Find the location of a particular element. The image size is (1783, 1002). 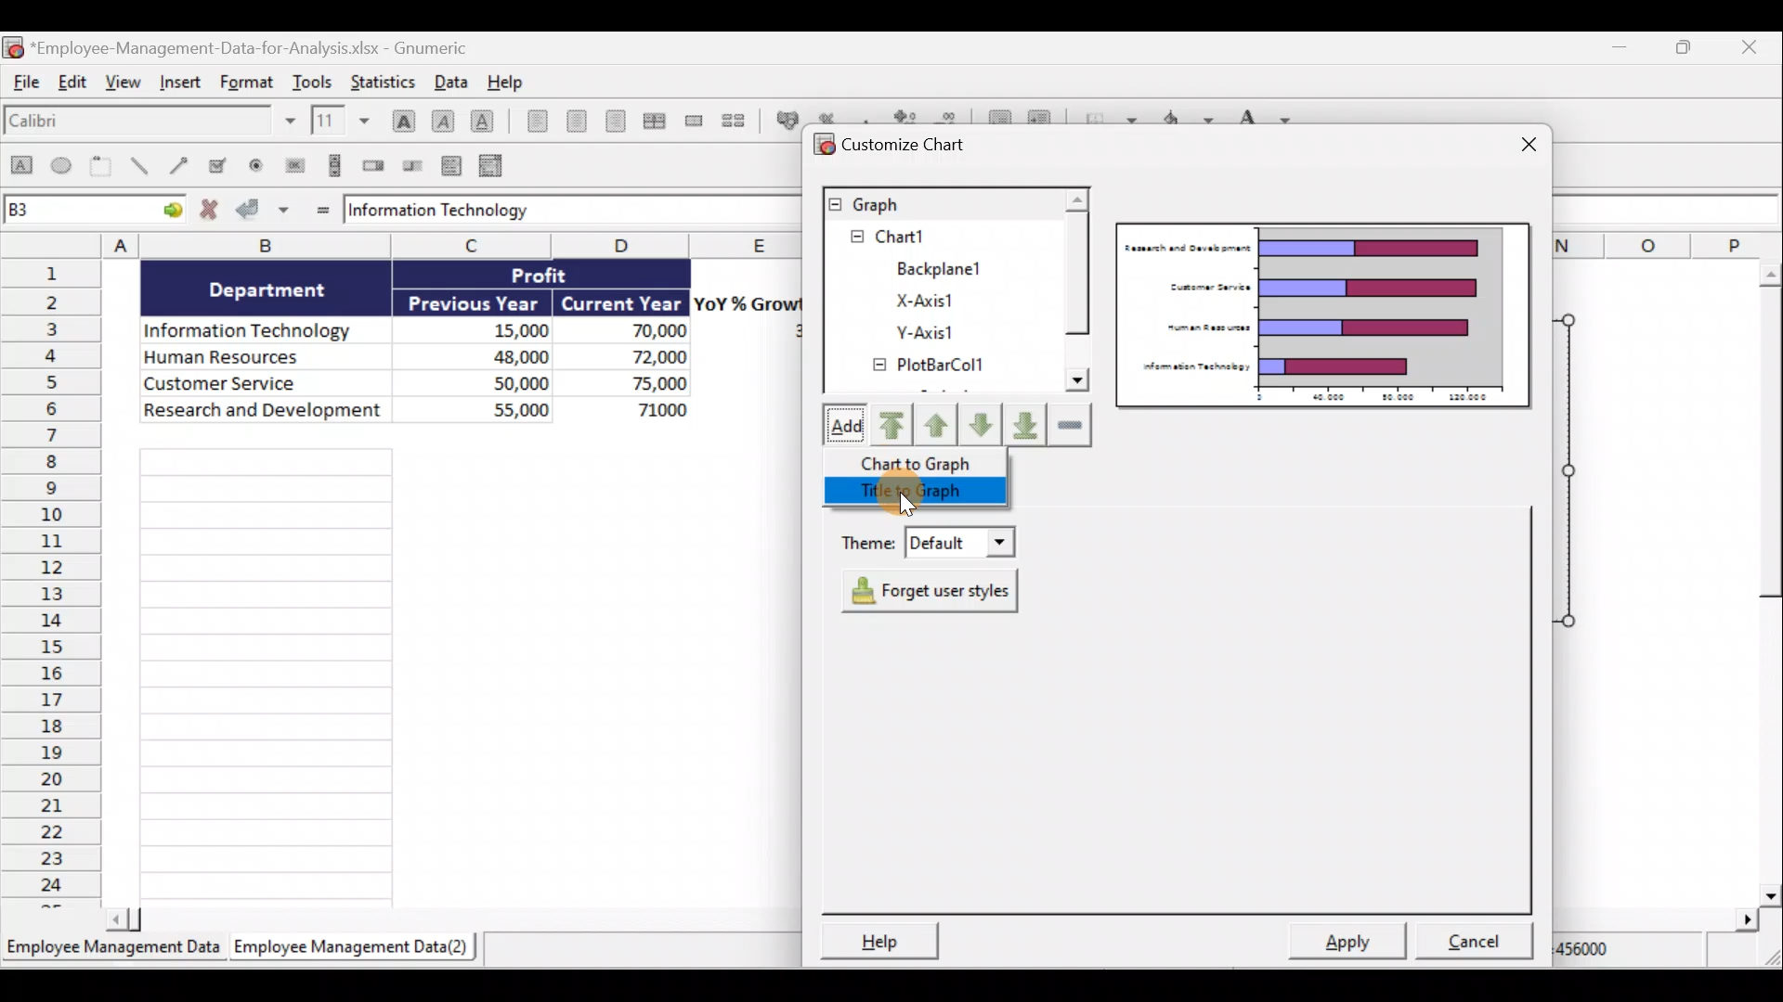

Create a scrollbar is located at coordinates (336, 164).